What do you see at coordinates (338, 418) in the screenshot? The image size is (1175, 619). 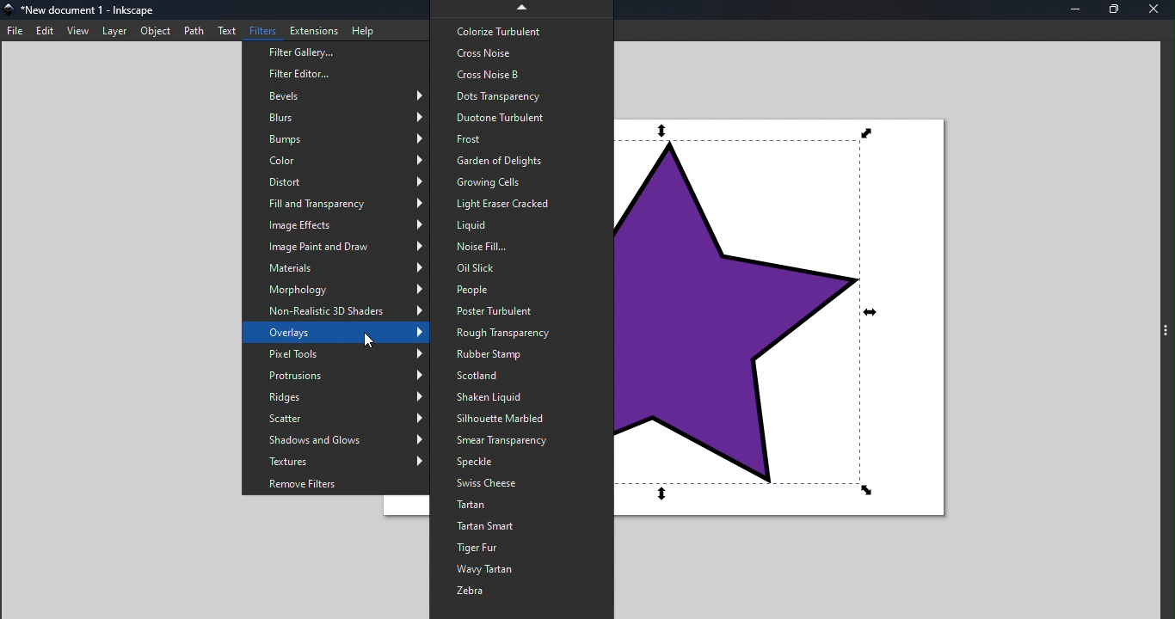 I see `Scatter` at bounding box center [338, 418].